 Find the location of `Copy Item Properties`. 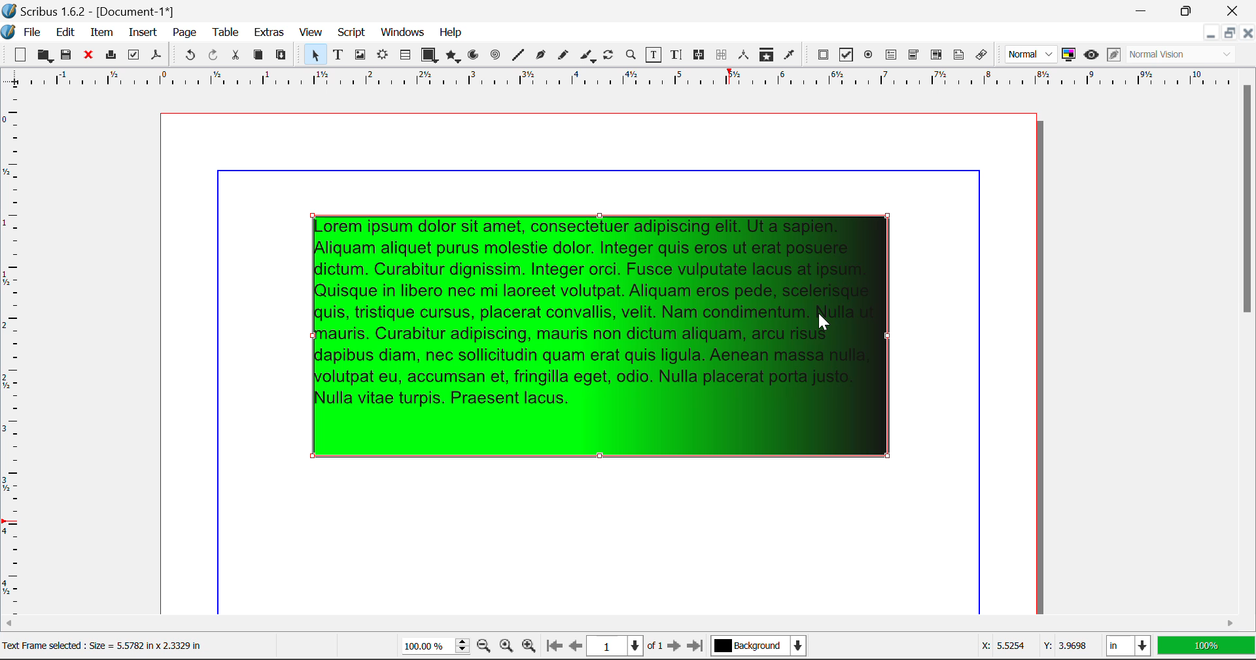

Copy Item Properties is located at coordinates (766, 56).